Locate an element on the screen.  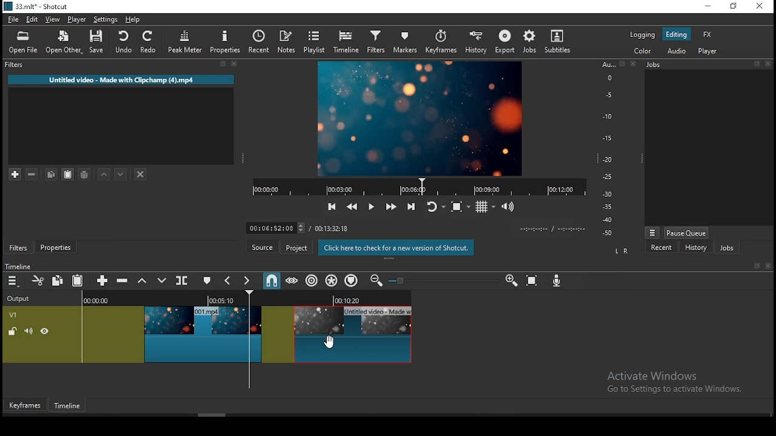
recent is located at coordinates (257, 42).